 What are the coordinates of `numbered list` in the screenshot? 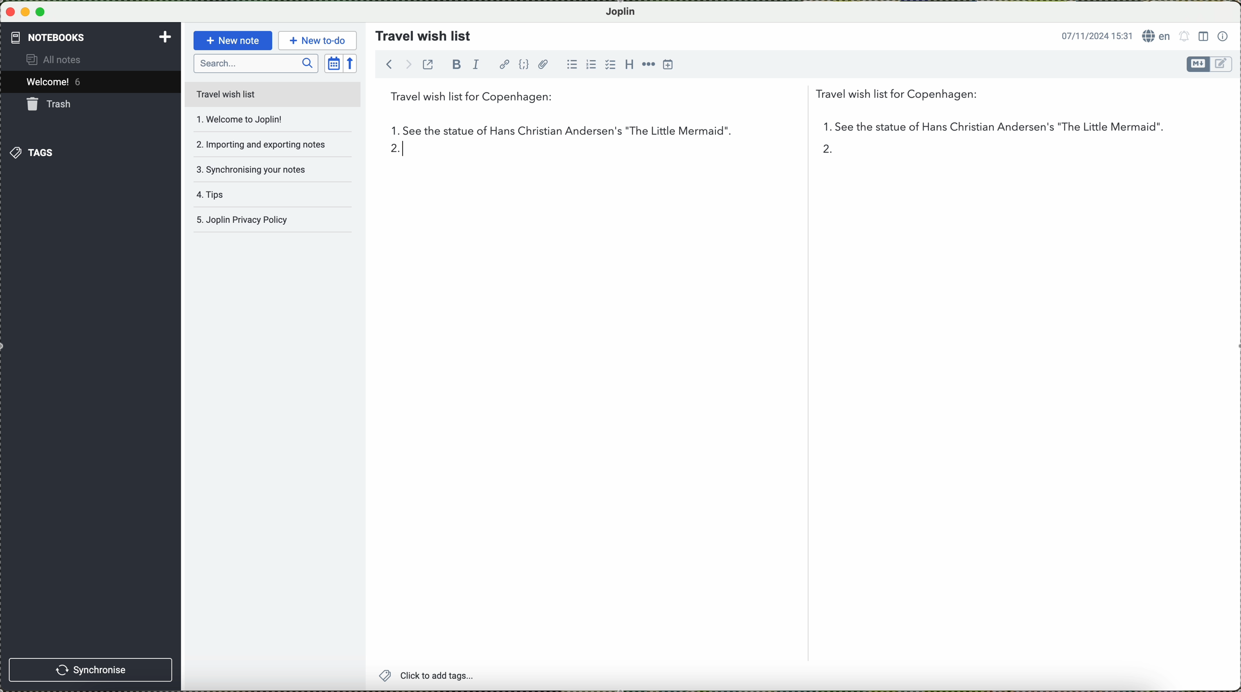 It's located at (591, 61).